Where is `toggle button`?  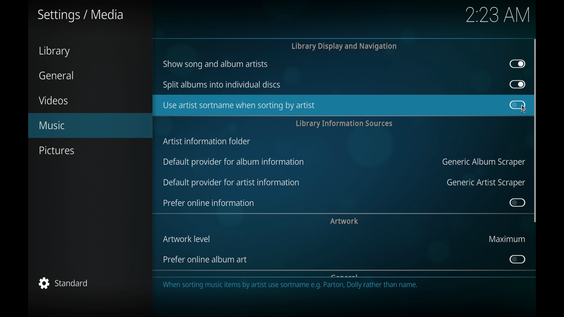 toggle button is located at coordinates (517, 105).